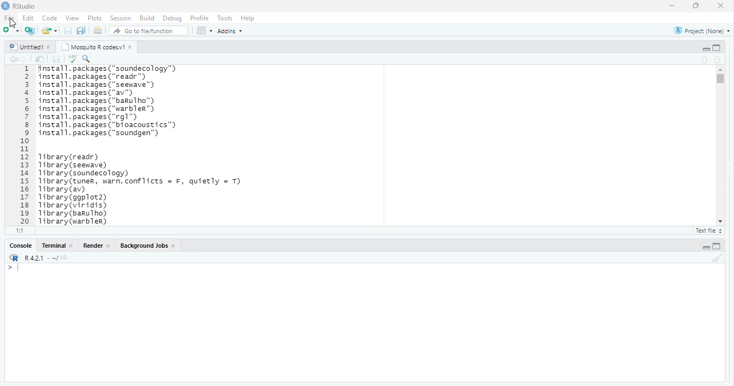 This screenshot has height=386, width=734. What do you see at coordinates (6, 5) in the screenshot?
I see `logo` at bounding box center [6, 5].